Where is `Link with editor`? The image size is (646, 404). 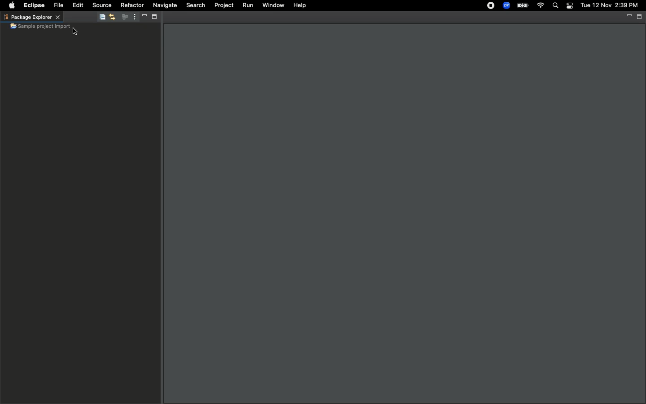 Link with editor is located at coordinates (112, 18).